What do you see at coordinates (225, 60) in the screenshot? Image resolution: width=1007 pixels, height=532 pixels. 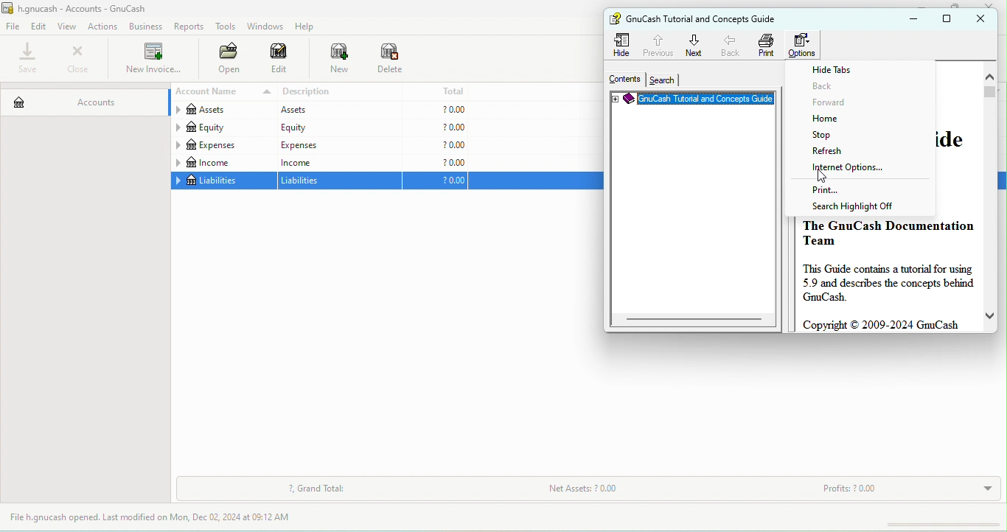 I see `open` at bounding box center [225, 60].